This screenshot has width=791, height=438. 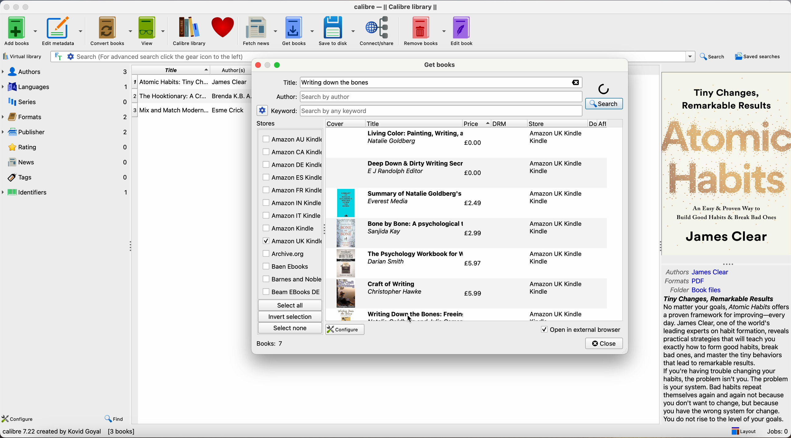 I want to click on €0.00, so click(x=474, y=173).